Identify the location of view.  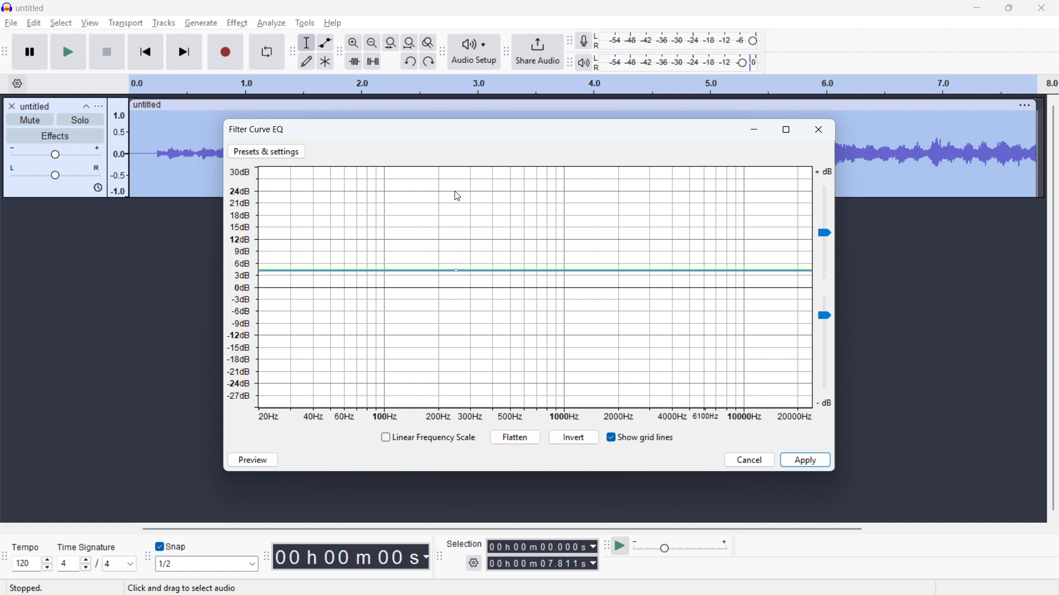
(90, 23).